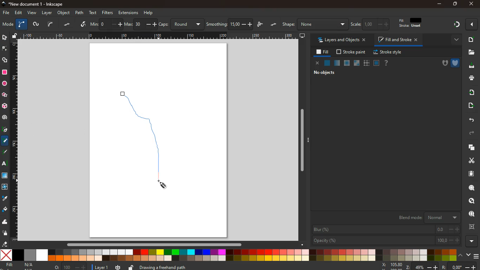  Describe the element at coordinates (470, 188) in the screenshot. I see `search` at that location.